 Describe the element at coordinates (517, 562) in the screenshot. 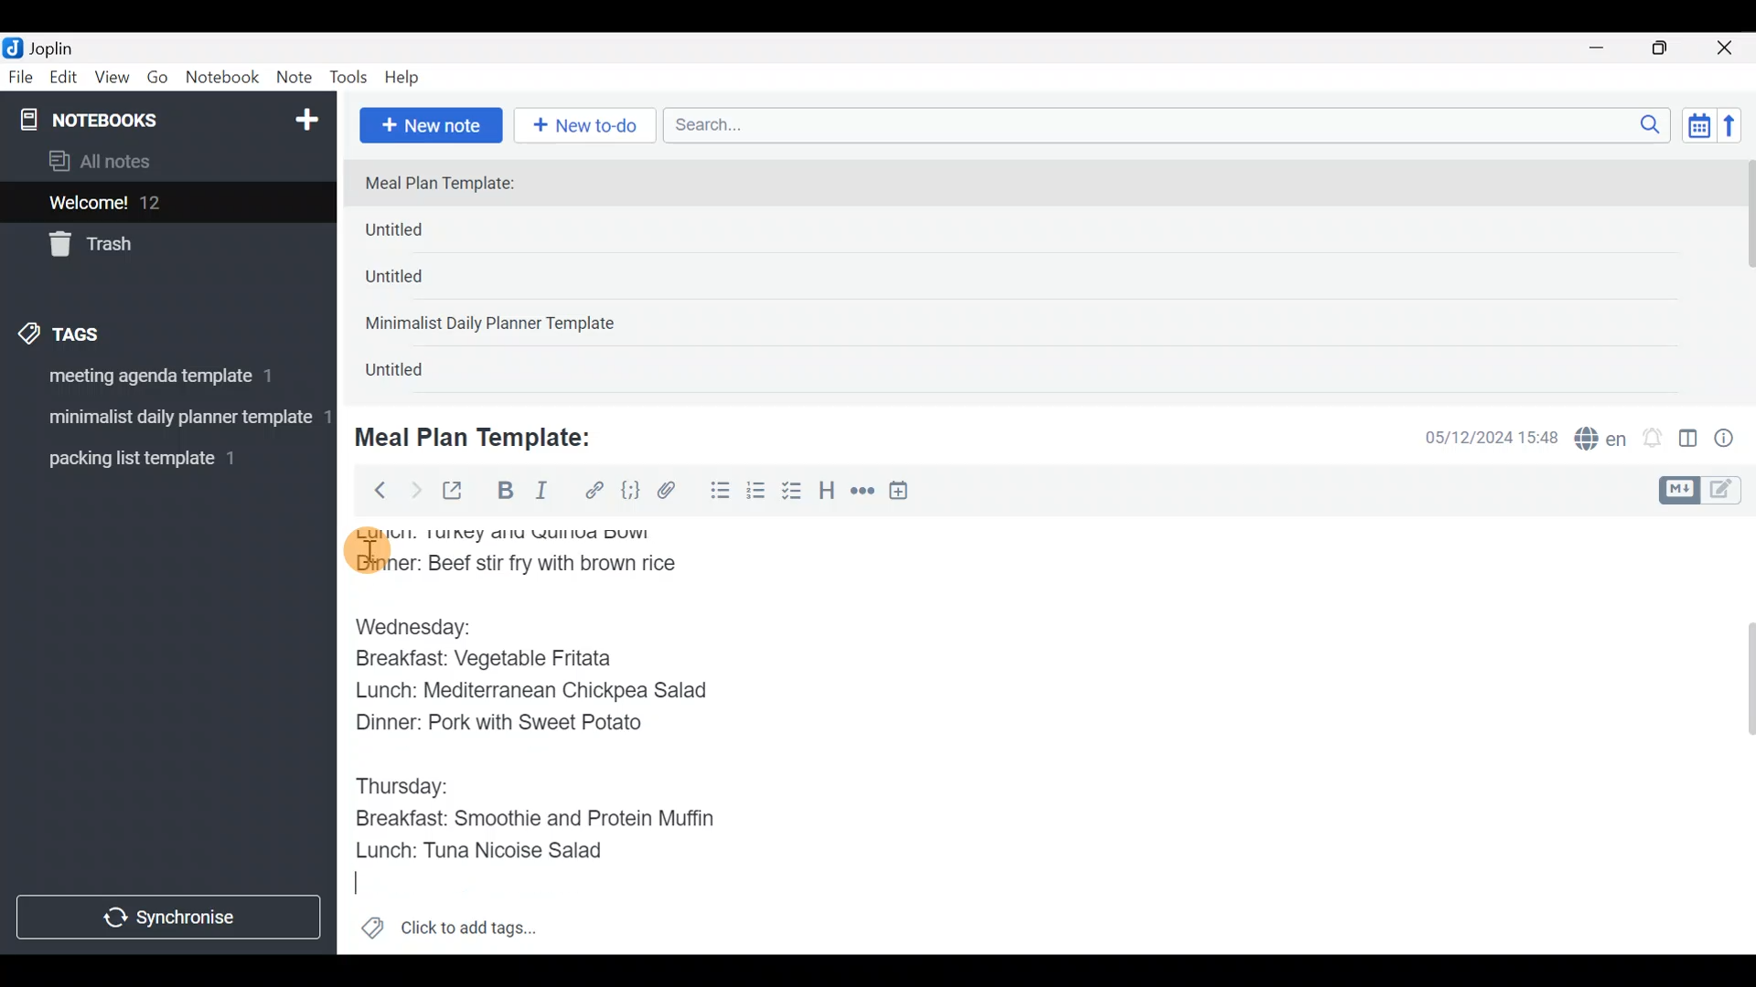

I see `Dinner: Beef stir fry with brown rice` at that location.